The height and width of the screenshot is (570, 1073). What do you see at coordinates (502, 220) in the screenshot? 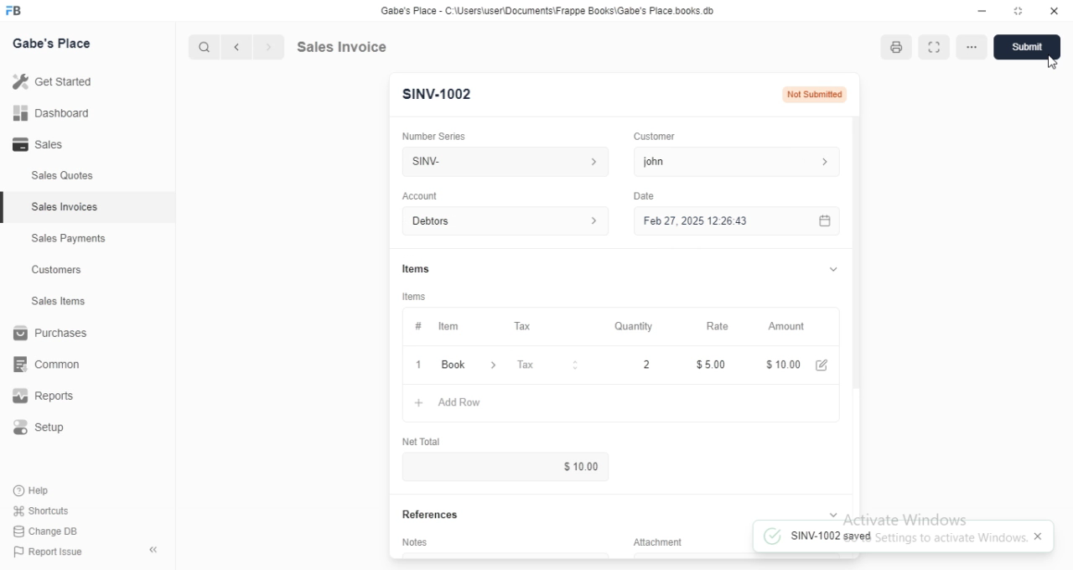
I see `Debtors >` at bounding box center [502, 220].